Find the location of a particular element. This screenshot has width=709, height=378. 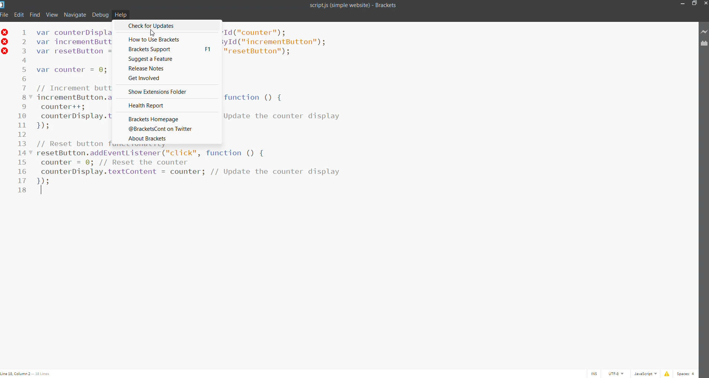

keyboard cursor position is located at coordinates (27, 374).